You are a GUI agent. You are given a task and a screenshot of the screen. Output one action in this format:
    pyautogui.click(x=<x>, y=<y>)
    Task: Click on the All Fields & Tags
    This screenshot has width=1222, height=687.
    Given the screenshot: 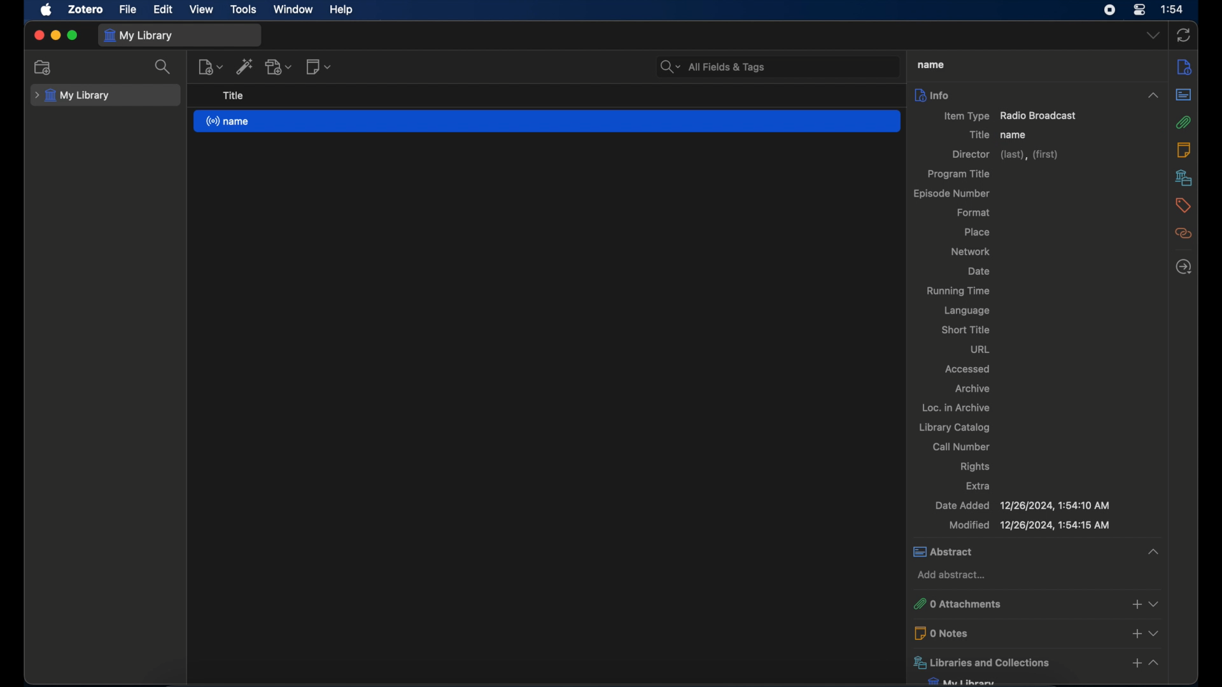 What is the action you would take?
    pyautogui.click(x=776, y=64)
    